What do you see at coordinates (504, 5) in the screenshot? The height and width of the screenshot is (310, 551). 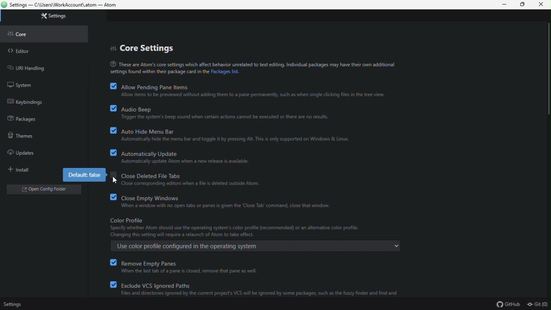 I see `minimize` at bounding box center [504, 5].